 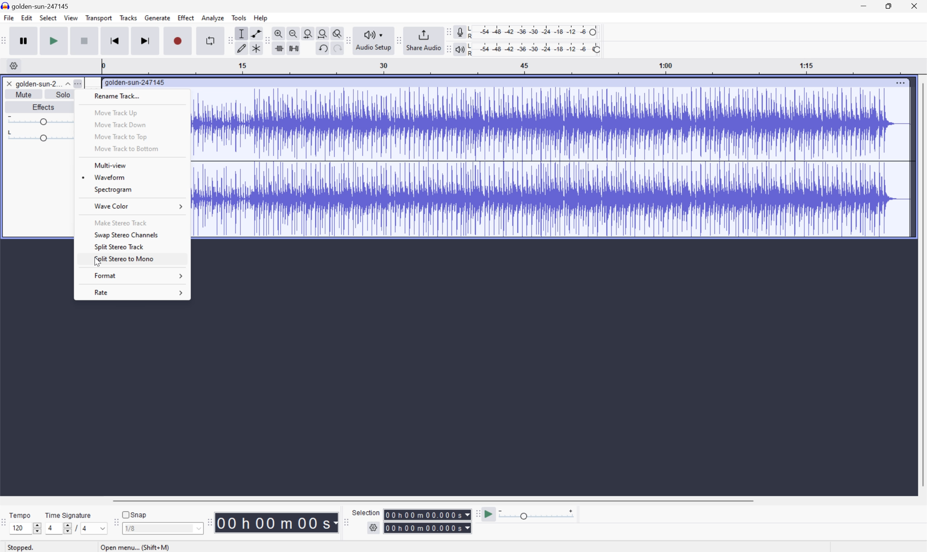 What do you see at coordinates (126, 149) in the screenshot?
I see `Move track to button` at bounding box center [126, 149].